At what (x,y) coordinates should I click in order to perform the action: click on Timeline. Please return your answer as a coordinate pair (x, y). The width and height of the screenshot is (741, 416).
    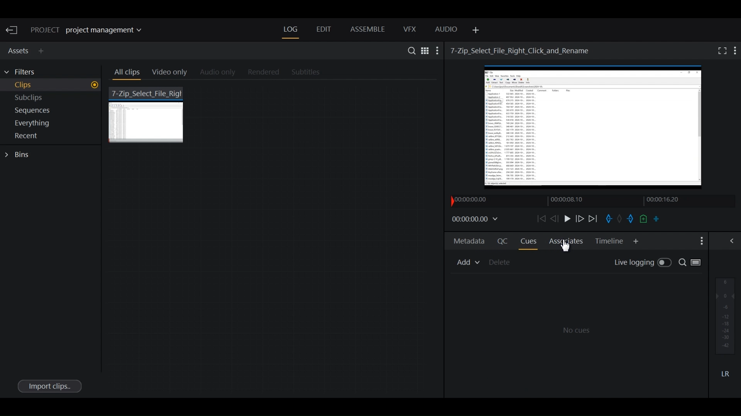
    Looking at the image, I should click on (609, 241).